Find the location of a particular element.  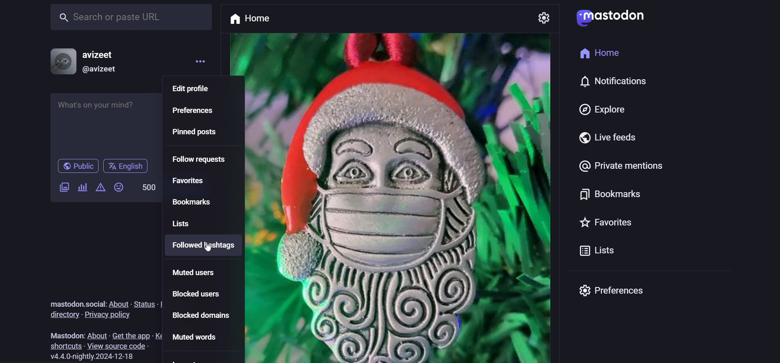

add a poll is located at coordinates (81, 189).